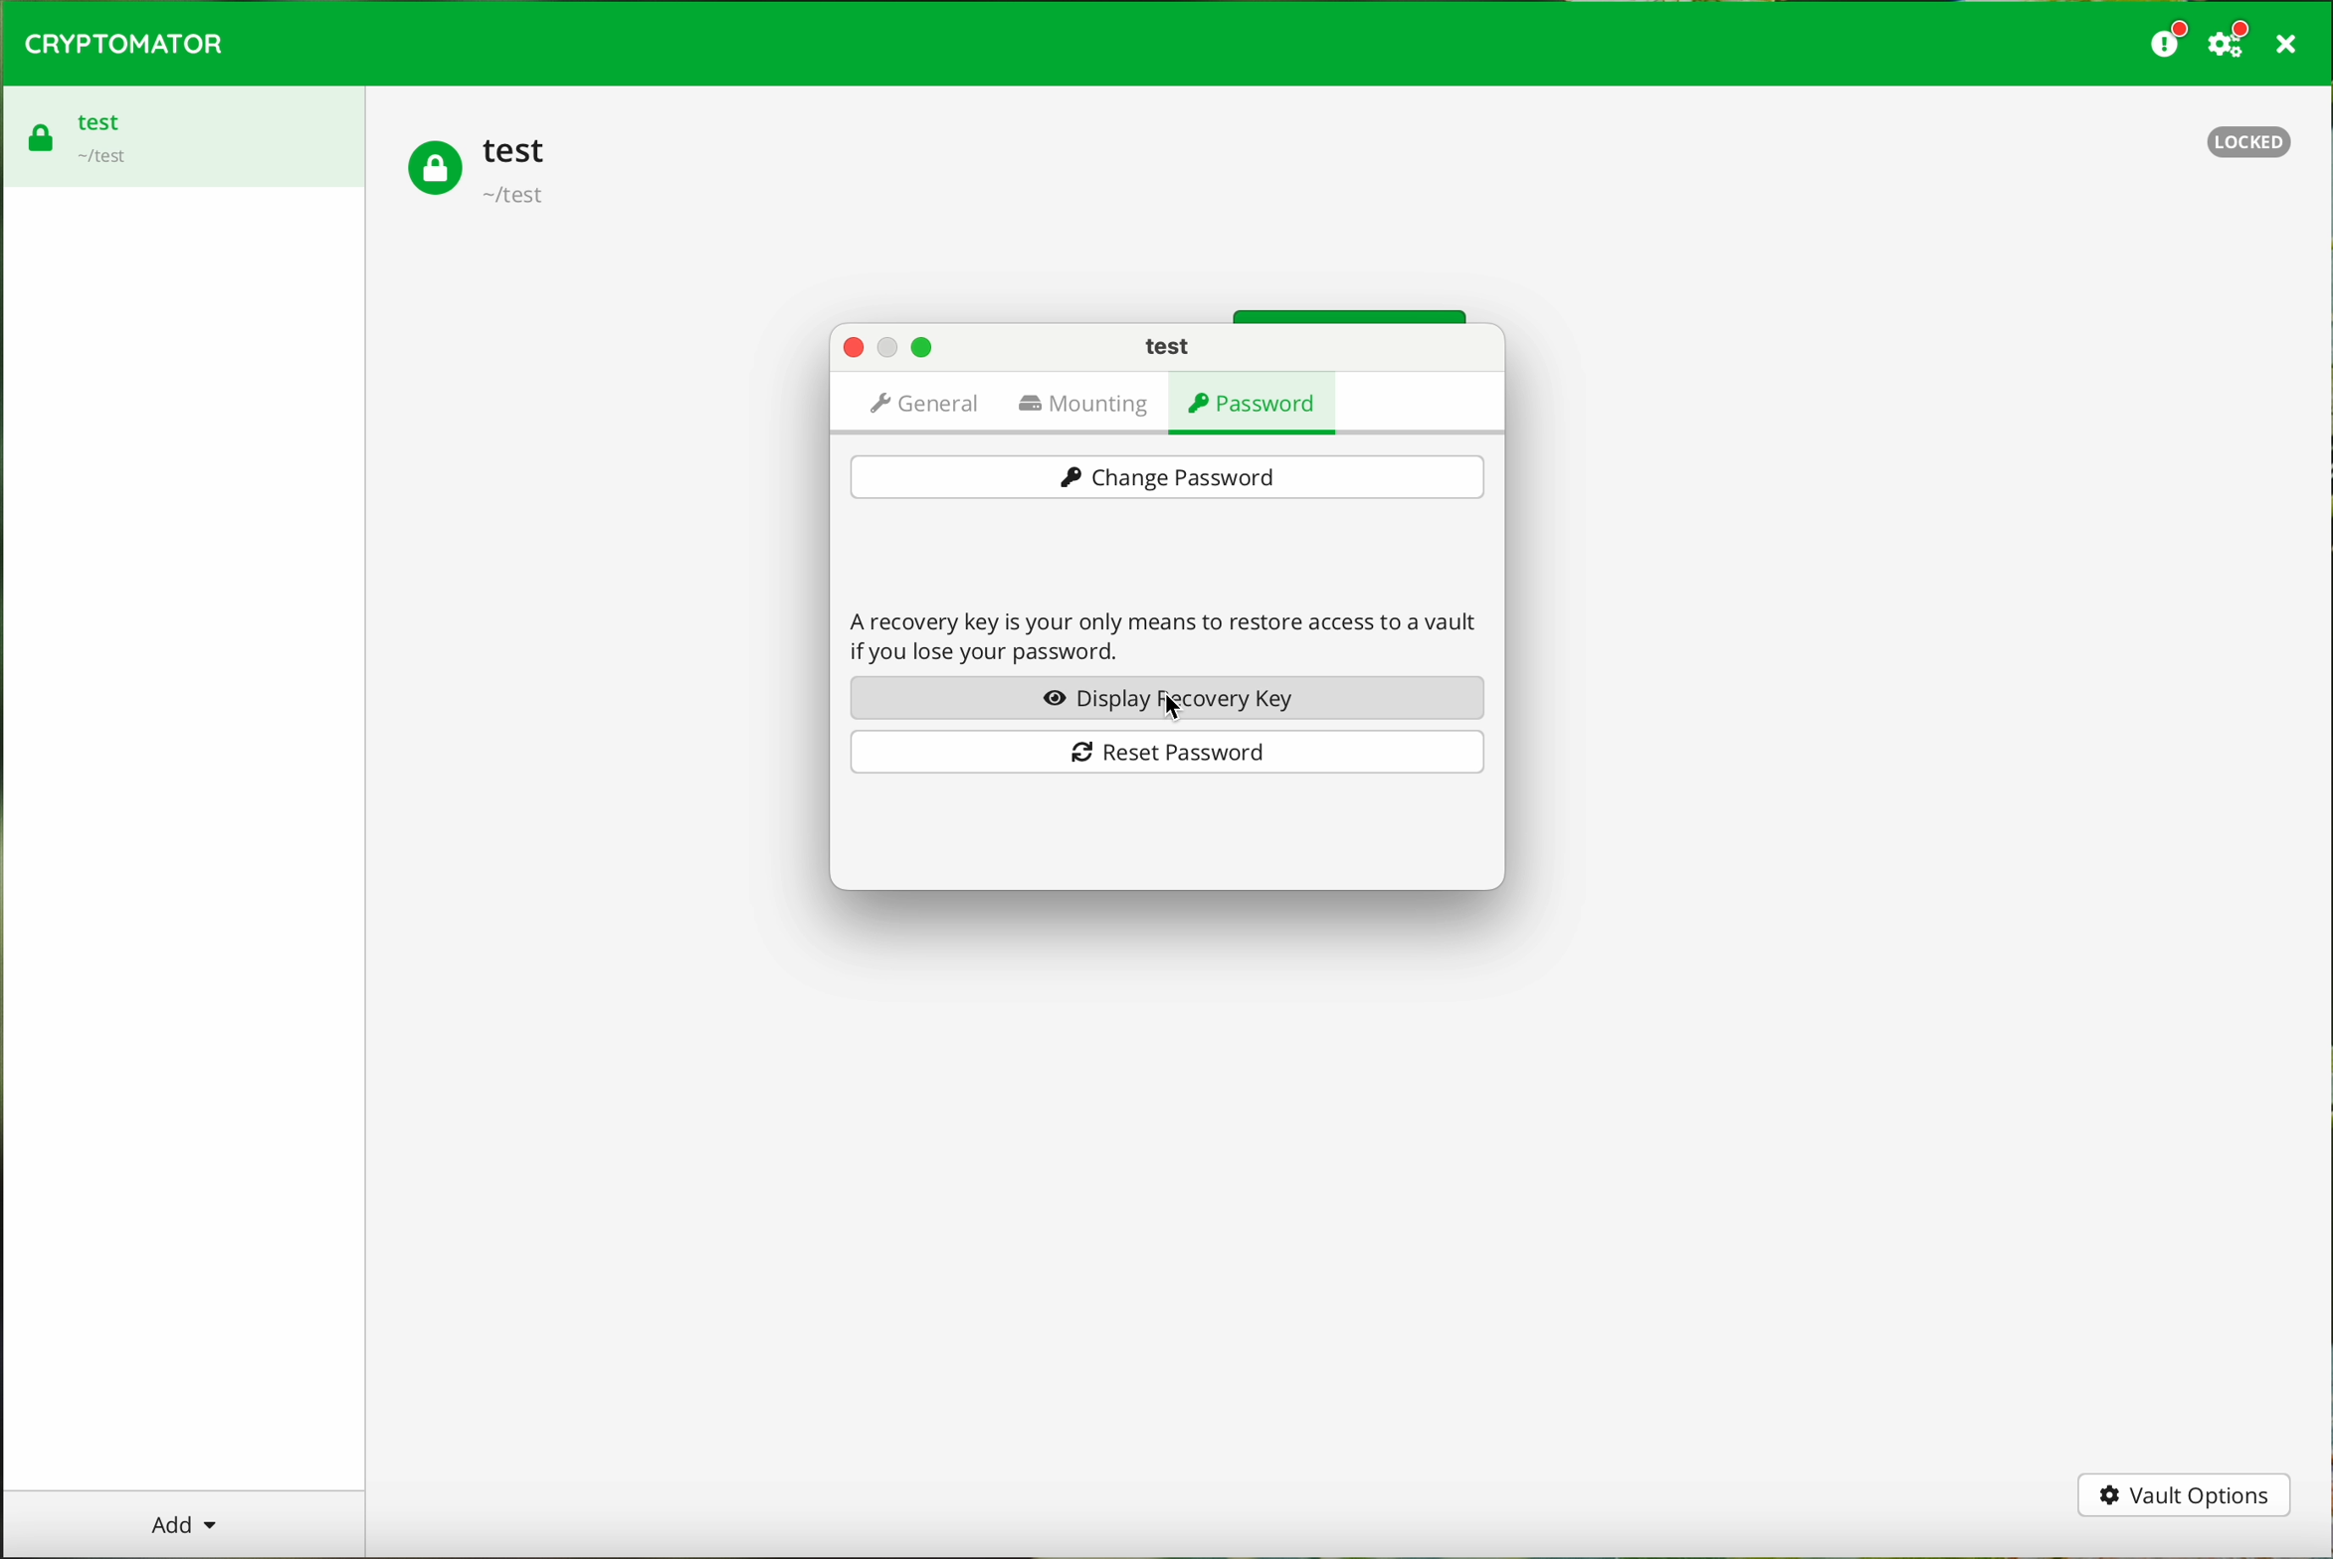 The height and width of the screenshot is (1559, 2333). Describe the element at coordinates (85, 130) in the screenshot. I see `test vault` at that location.